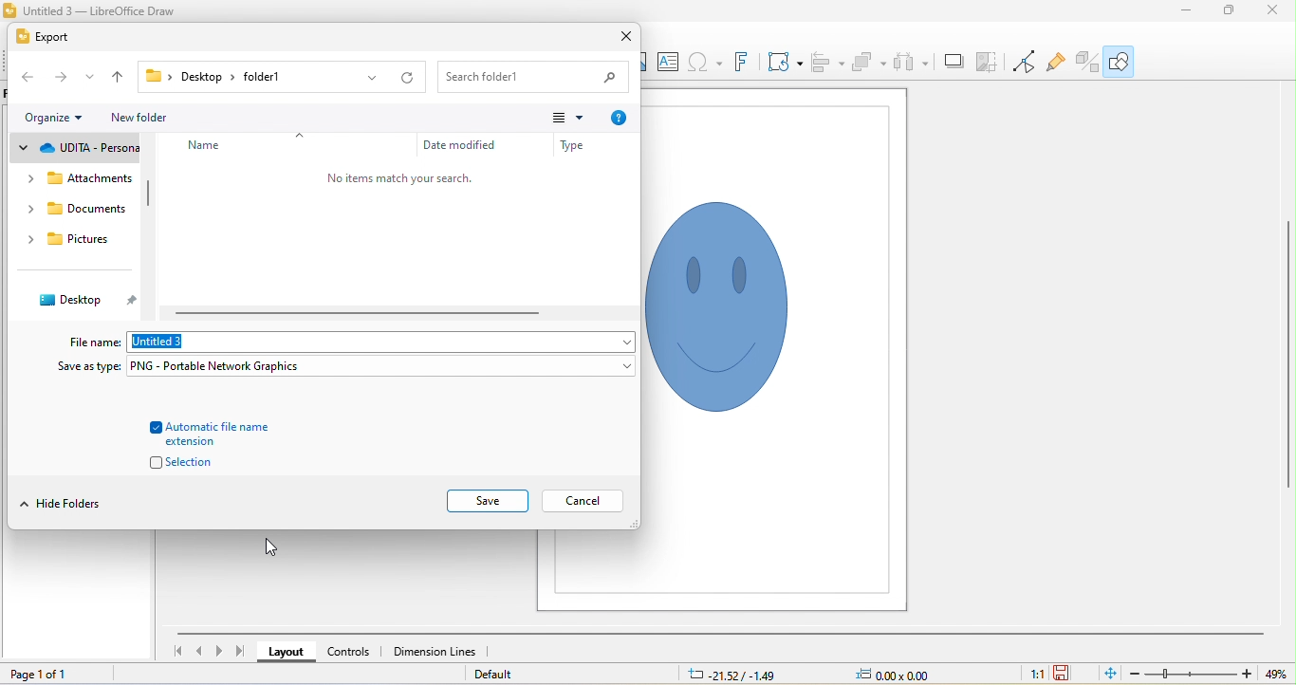 This screenshot has width=1296, height=685. What do you see at coordinates (135, 303) in the screenshot?
I see `pin` at bounding box center [135, 303].